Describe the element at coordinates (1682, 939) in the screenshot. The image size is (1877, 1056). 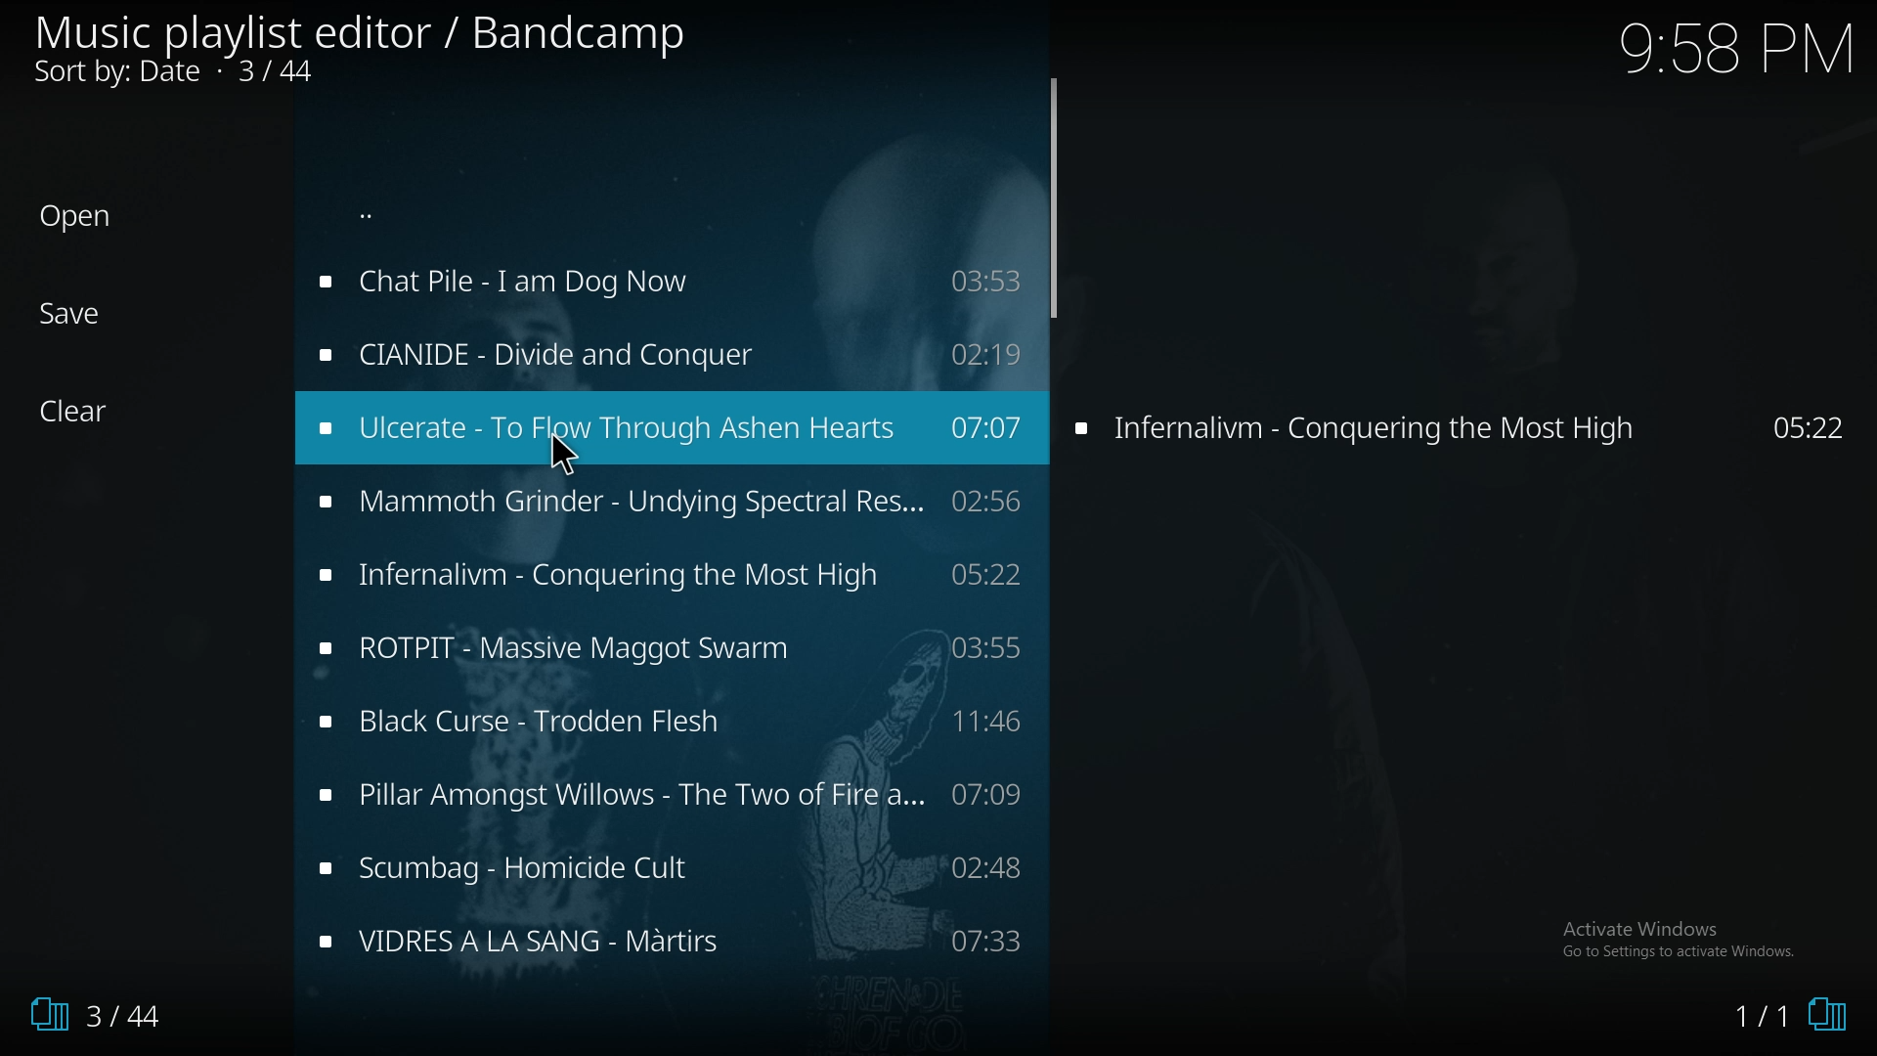
I see `Activate Windows, Go to settings to activate windows` at that location.